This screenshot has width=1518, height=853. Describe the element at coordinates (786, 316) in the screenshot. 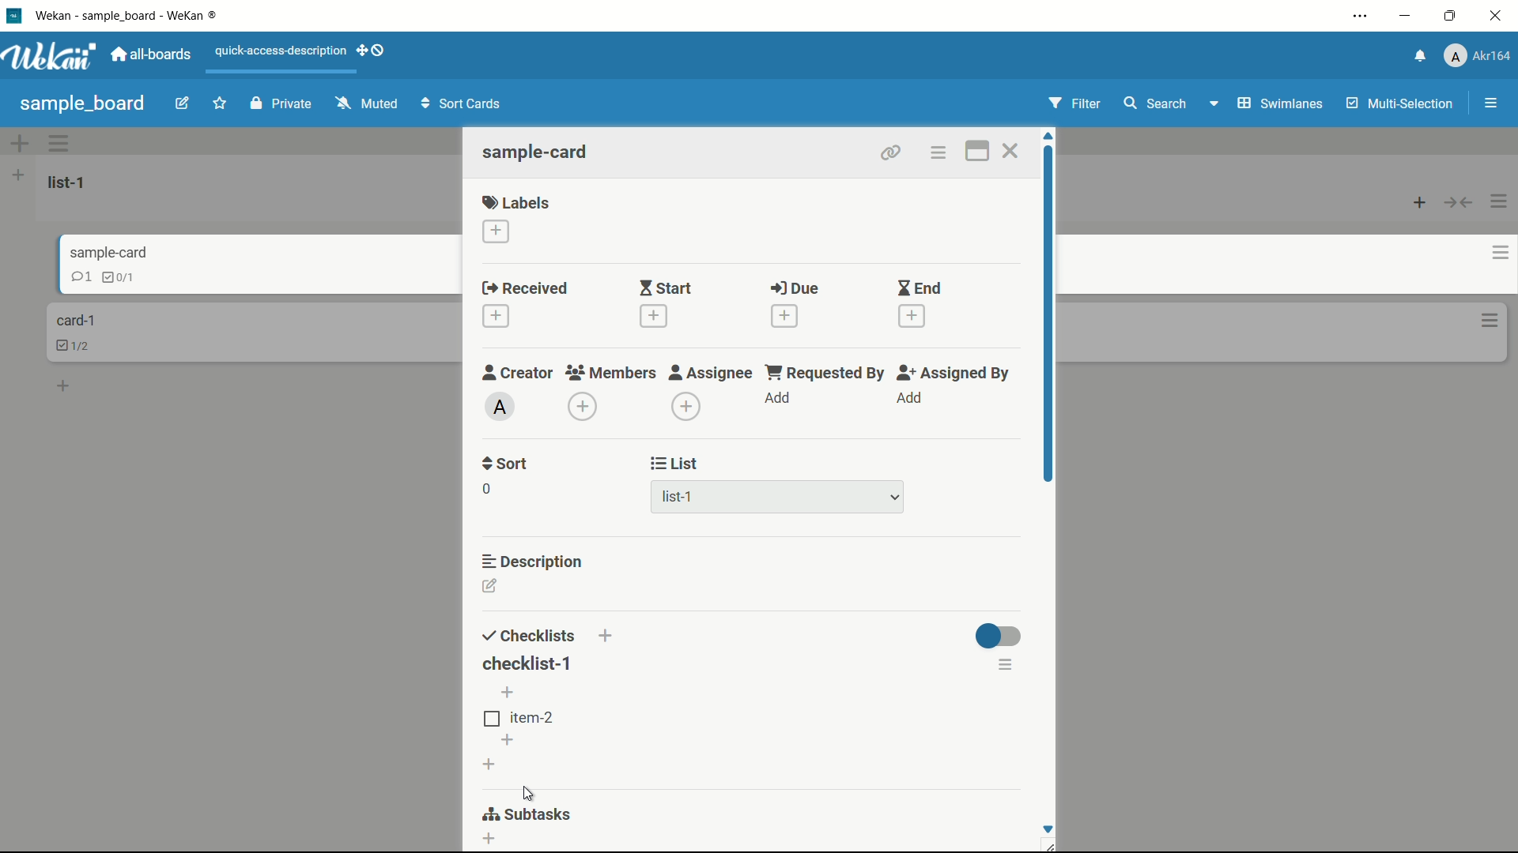

I see `add date` at that location.